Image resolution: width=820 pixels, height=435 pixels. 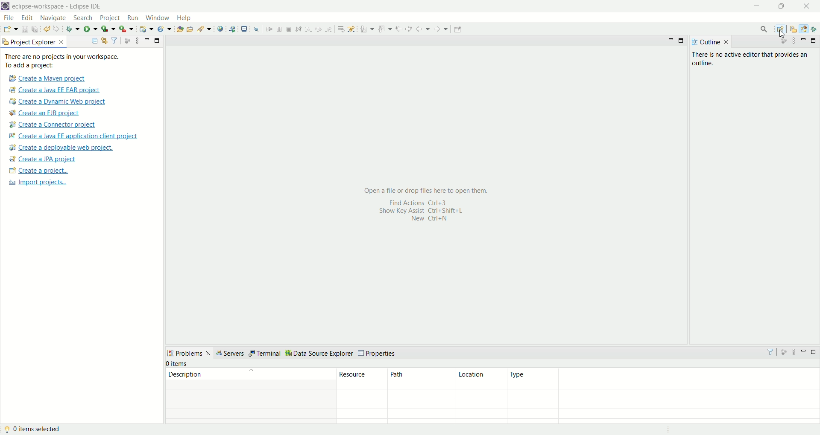 What do you see at coordinates (58, 7) in the screenshot?
I see `eclipse-workspace-Eclipse IDE` at bounding box center [58, 7].